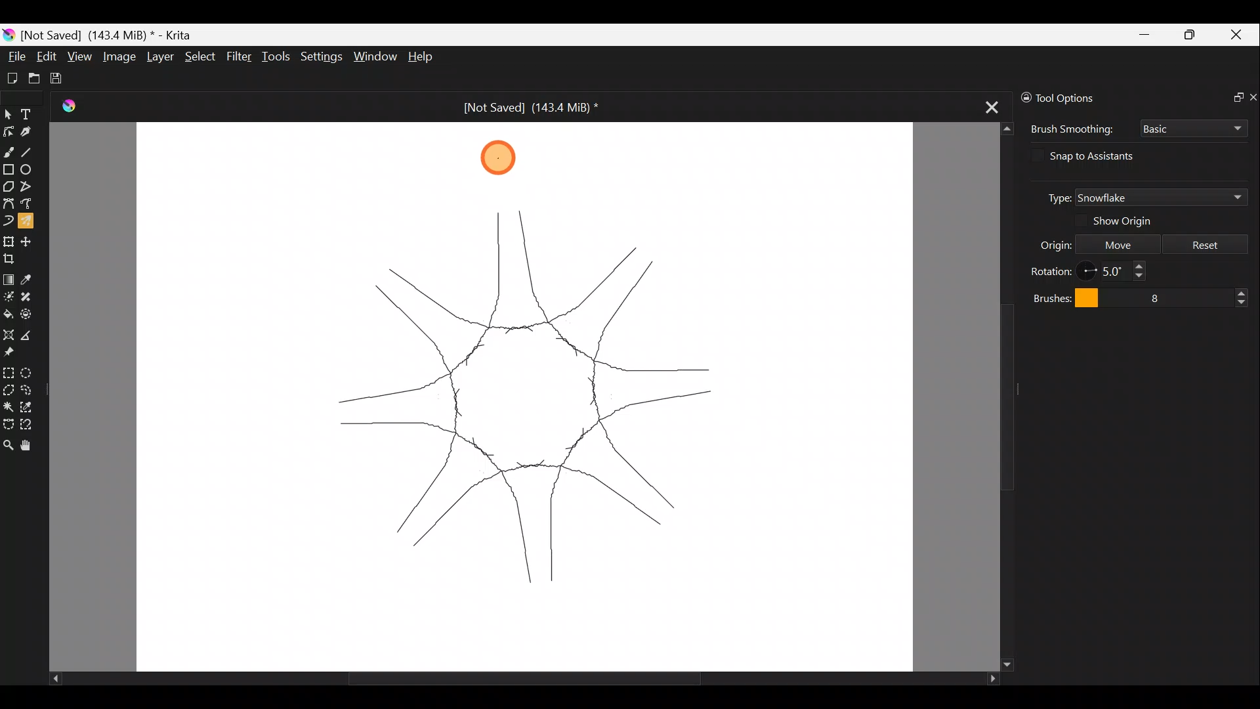 The image size is (1260, 709). What do you see at coordinates (32, 425) in the screenshot?
I see `Magnetic curve selection tool` at bounding box center [32, 425].